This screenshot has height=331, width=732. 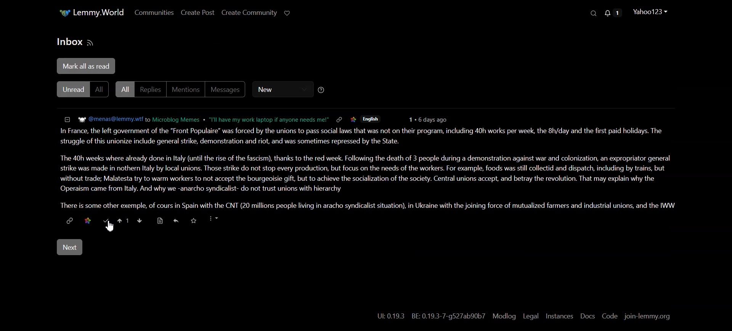 I want to click on Messages, so click(x=226, y=89).